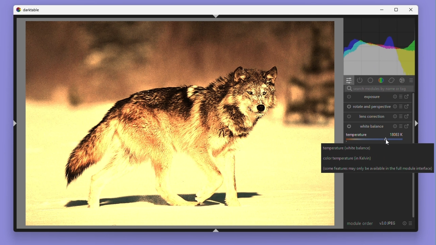  I want to click on Reset, so click(393, 126).